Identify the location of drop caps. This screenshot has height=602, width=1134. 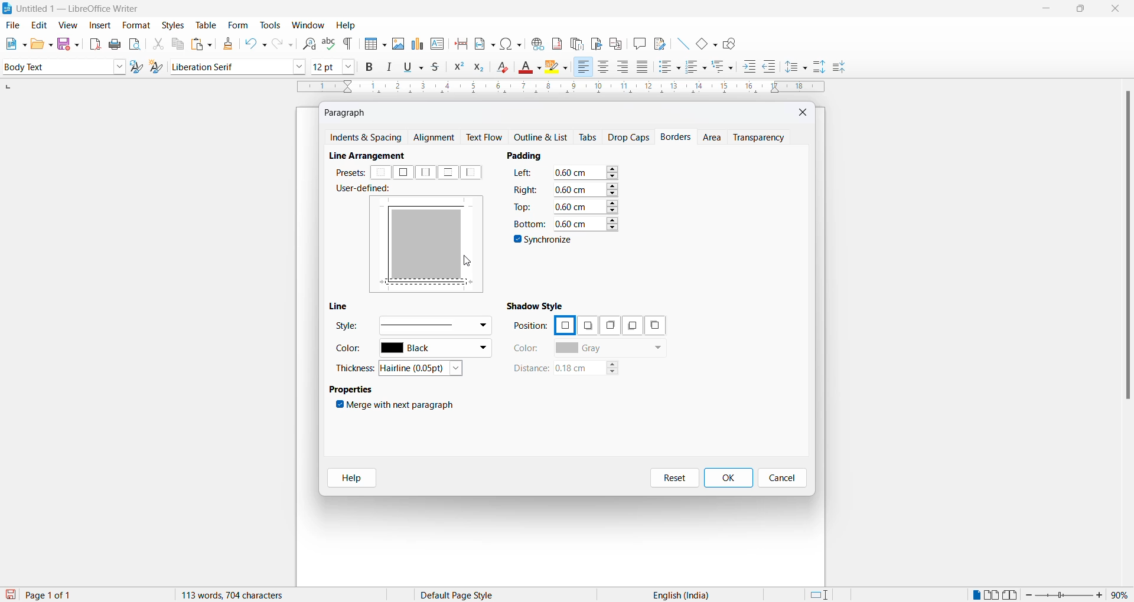
(629, 136).